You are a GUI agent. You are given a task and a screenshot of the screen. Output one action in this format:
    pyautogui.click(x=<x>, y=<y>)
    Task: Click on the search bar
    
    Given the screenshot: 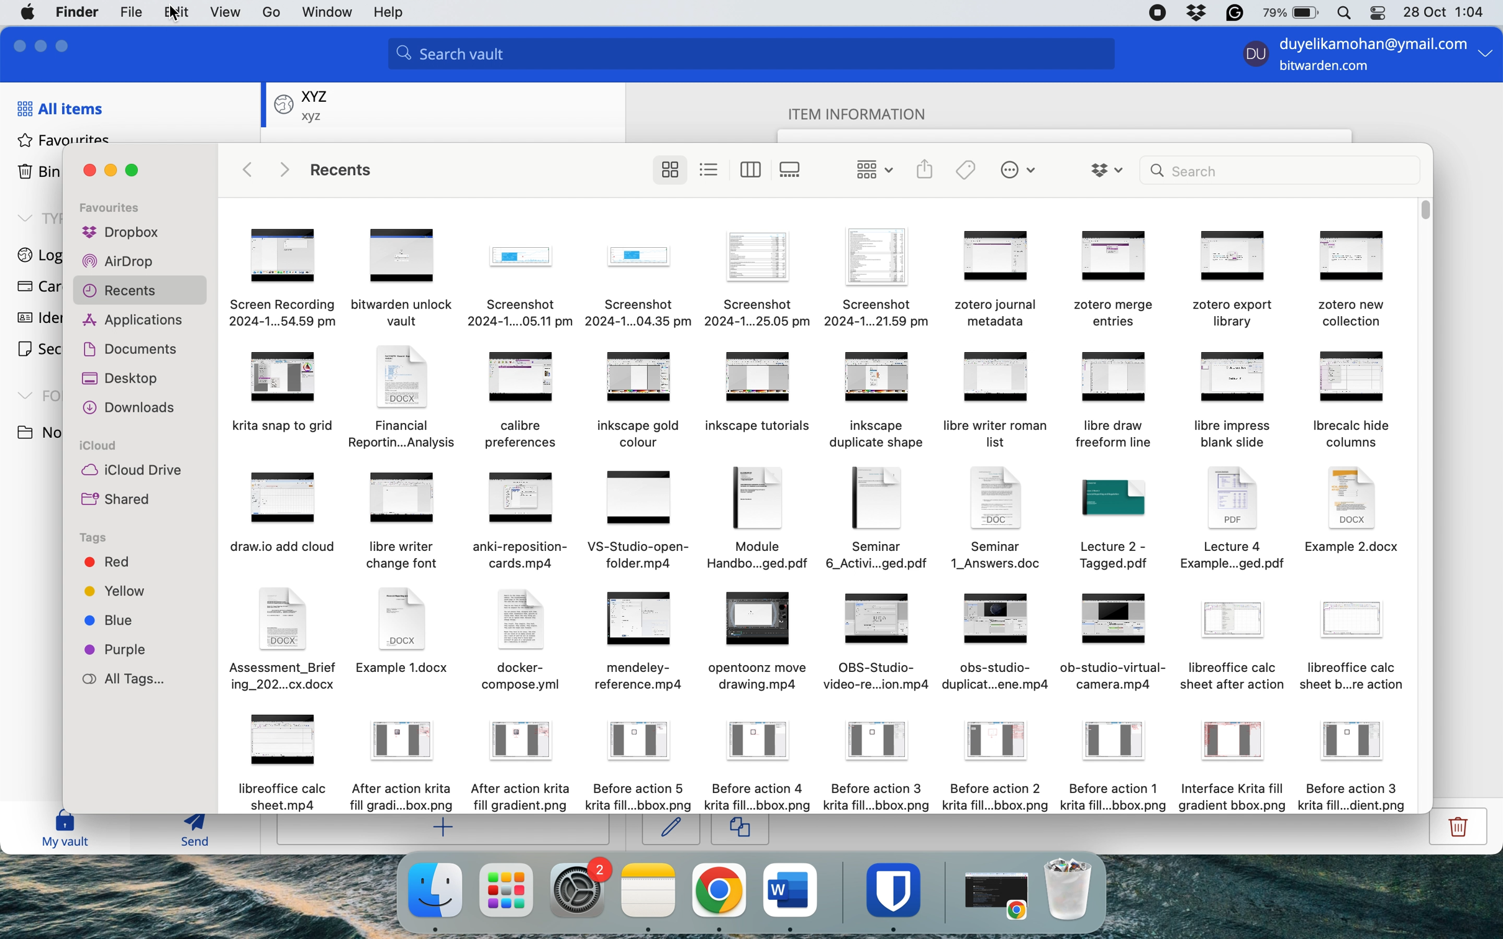 What is the action you would take?
    pyautogui.click(x=1280, y=170)
    